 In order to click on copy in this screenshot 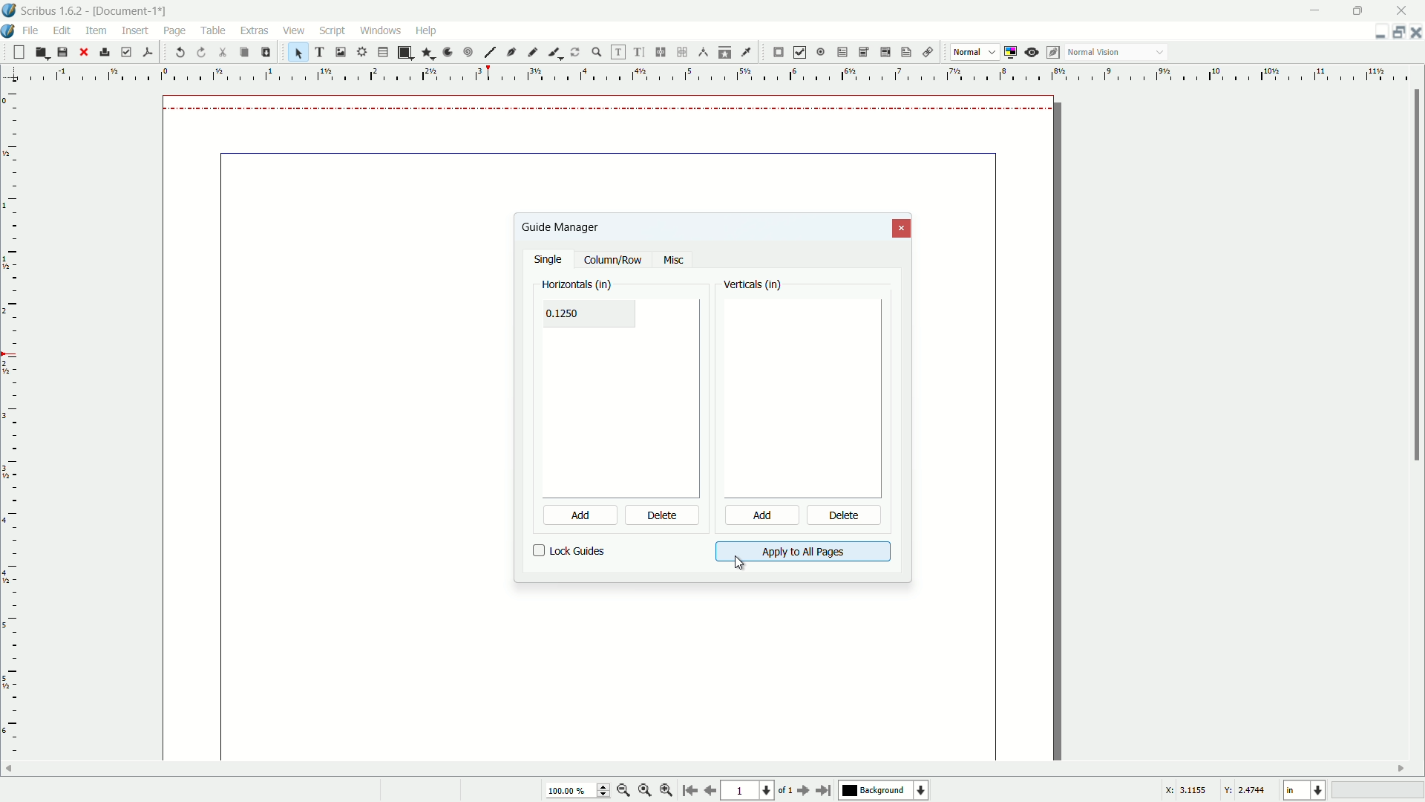, I will do `click(243, 53)`.